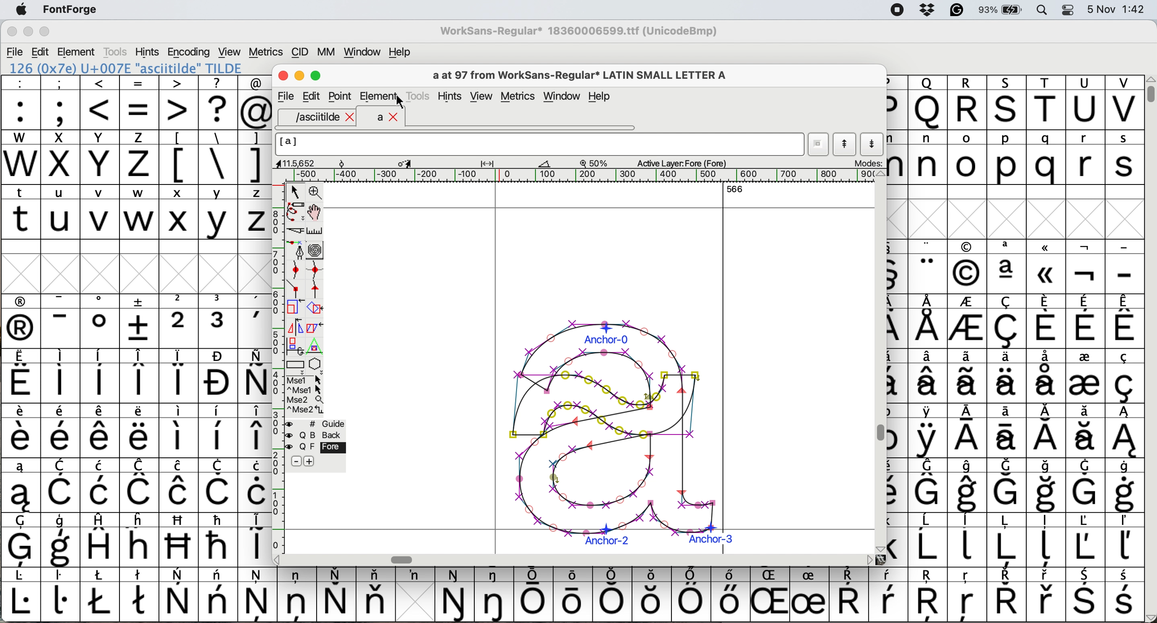 The height and width of the screenshot is (623, 1157). What do you see at coordinates (1125, 268) in the screenshot?
I see `-` at bounding box center [1125, 268].